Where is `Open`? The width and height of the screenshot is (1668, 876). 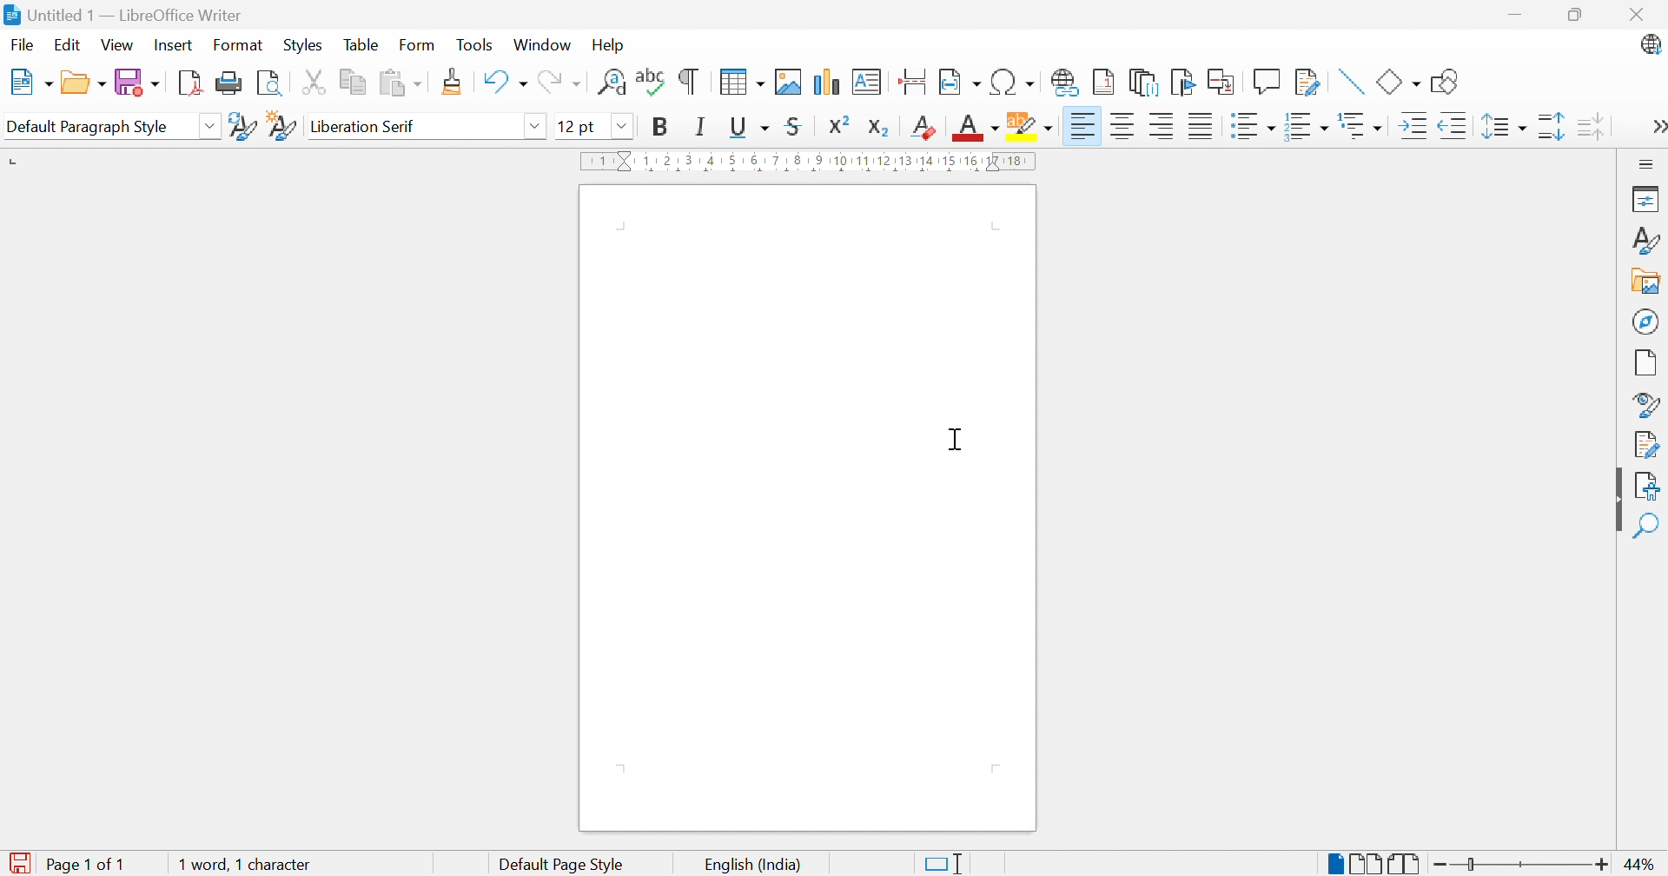
Open is located at coordinates (83, 83).